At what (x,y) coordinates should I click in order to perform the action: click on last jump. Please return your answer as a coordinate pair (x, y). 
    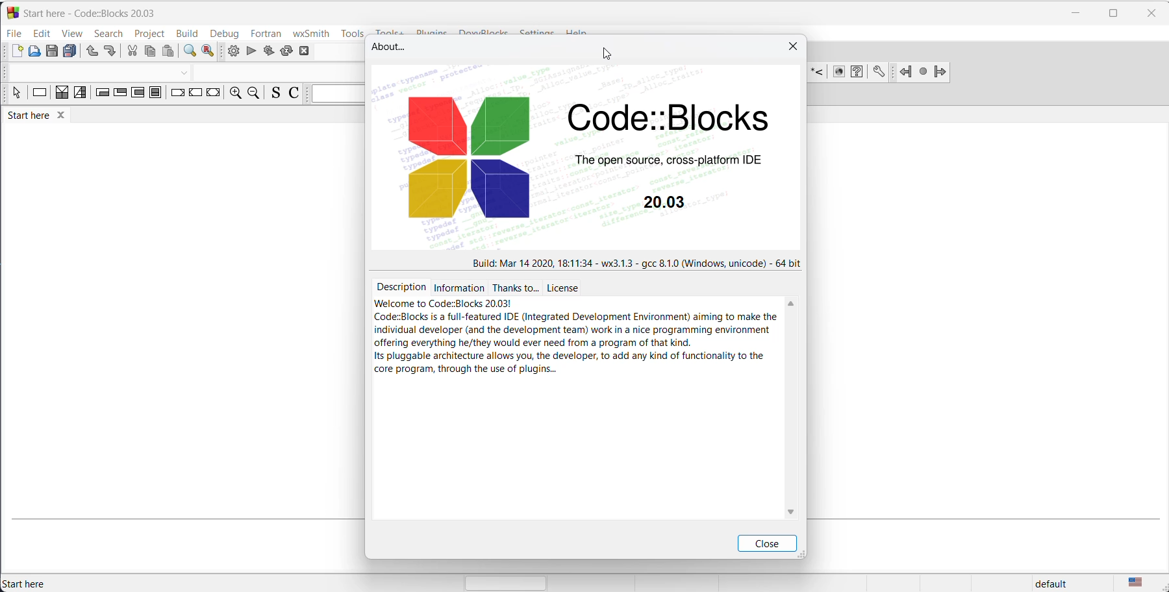
    Looking at the image, I should click on (922, 71).